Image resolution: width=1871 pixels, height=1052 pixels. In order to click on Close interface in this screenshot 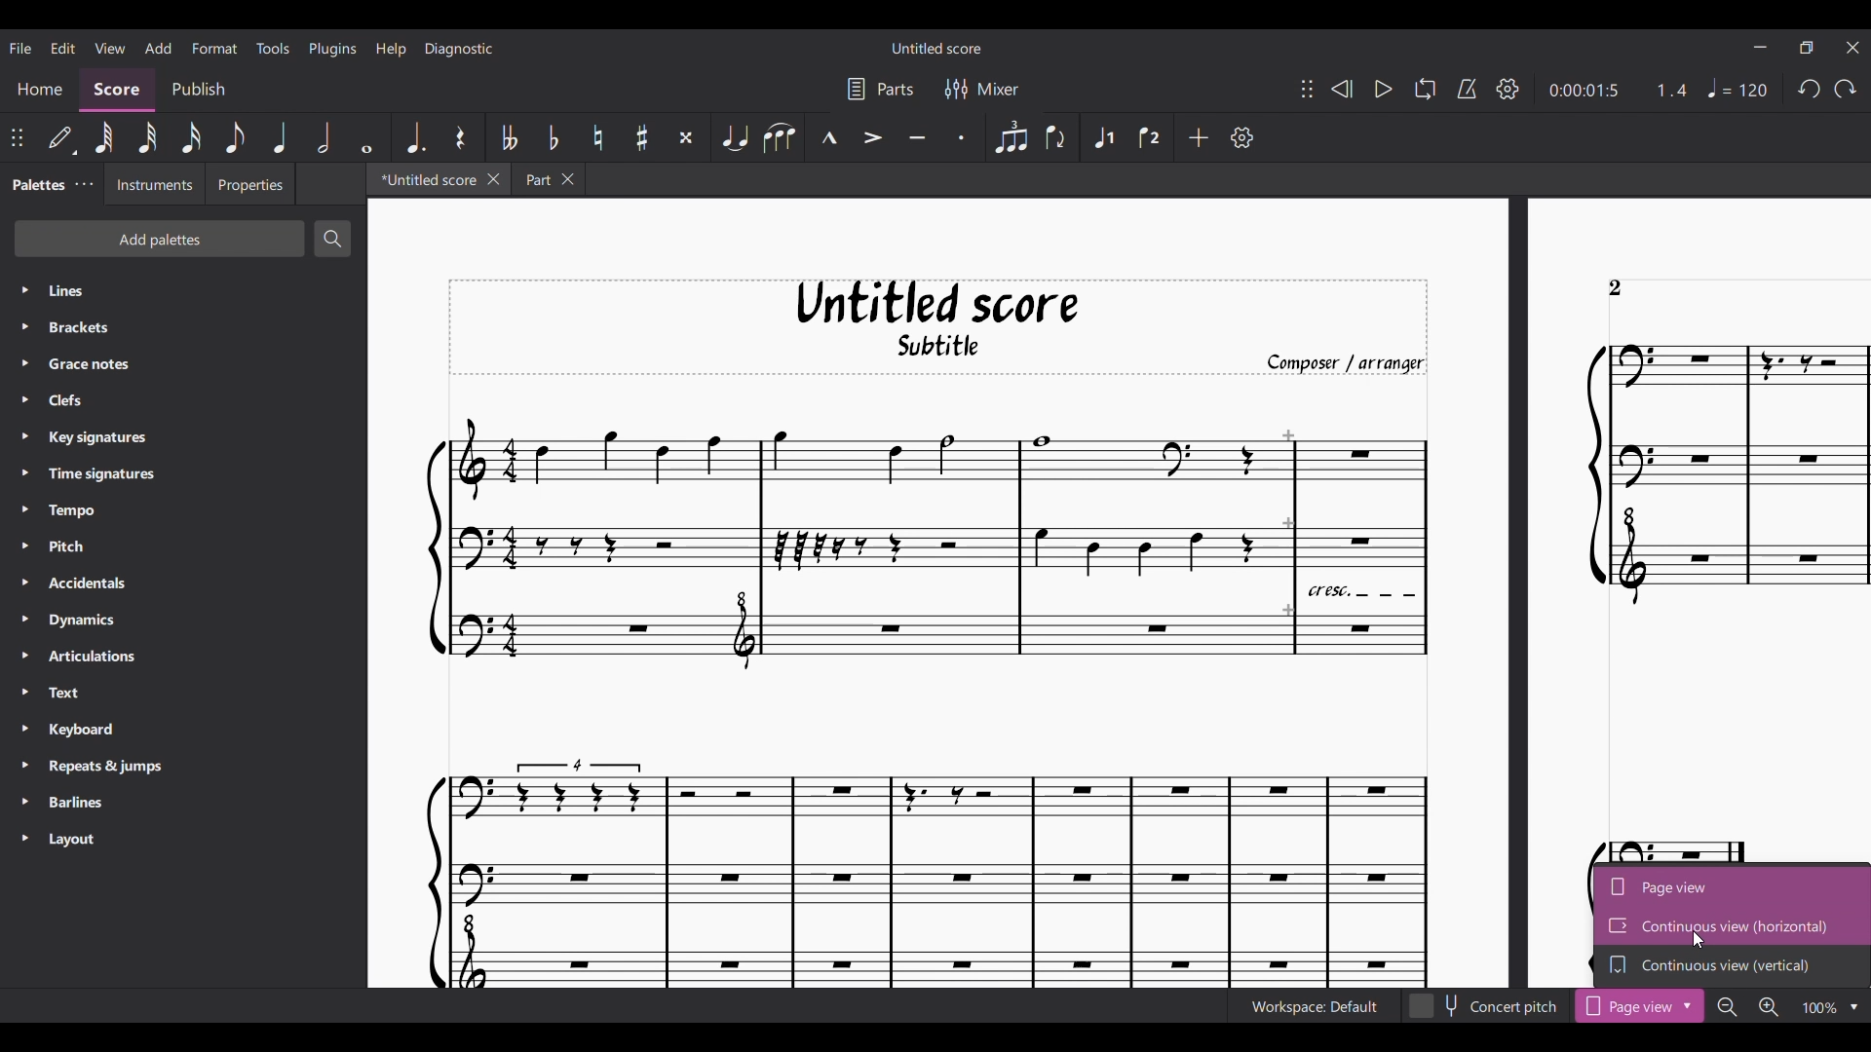, I will do `click(1854, 48)`.